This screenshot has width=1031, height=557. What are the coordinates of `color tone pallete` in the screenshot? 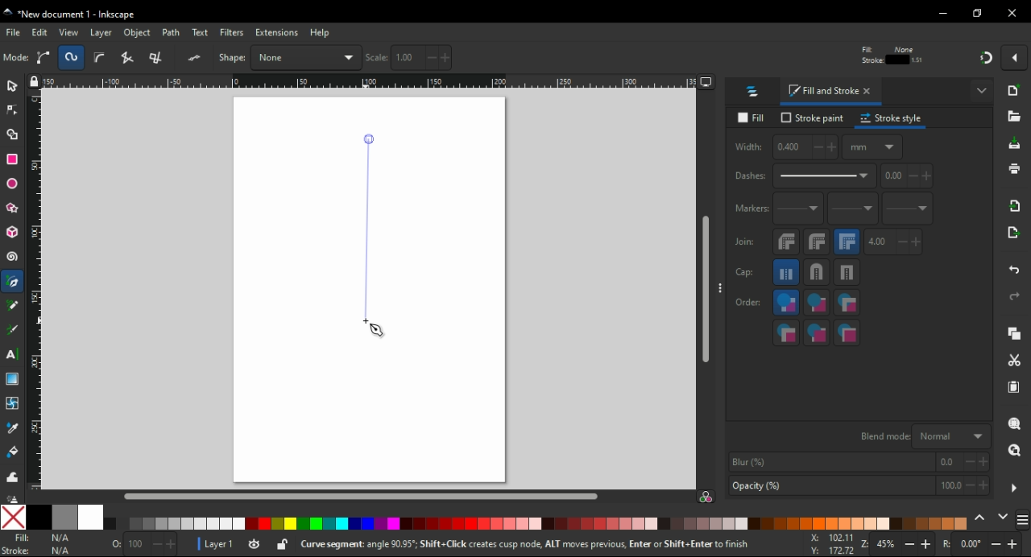 It's located at (939, 522).